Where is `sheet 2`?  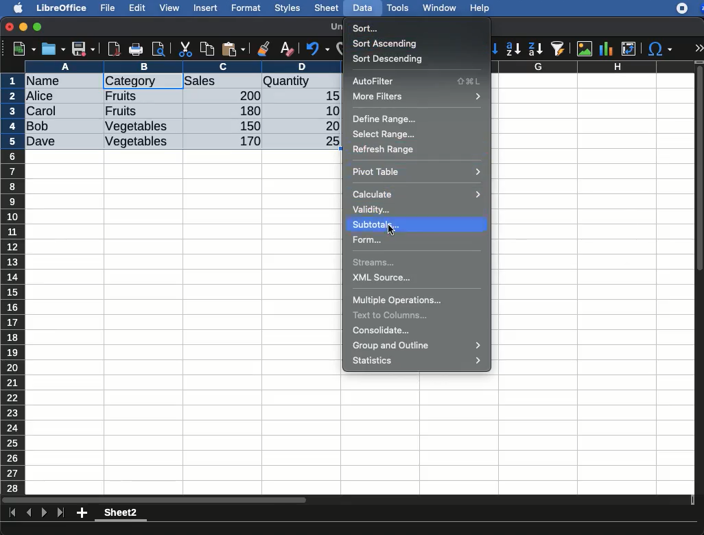
sheet 2 is located at coordinates (121, 514).